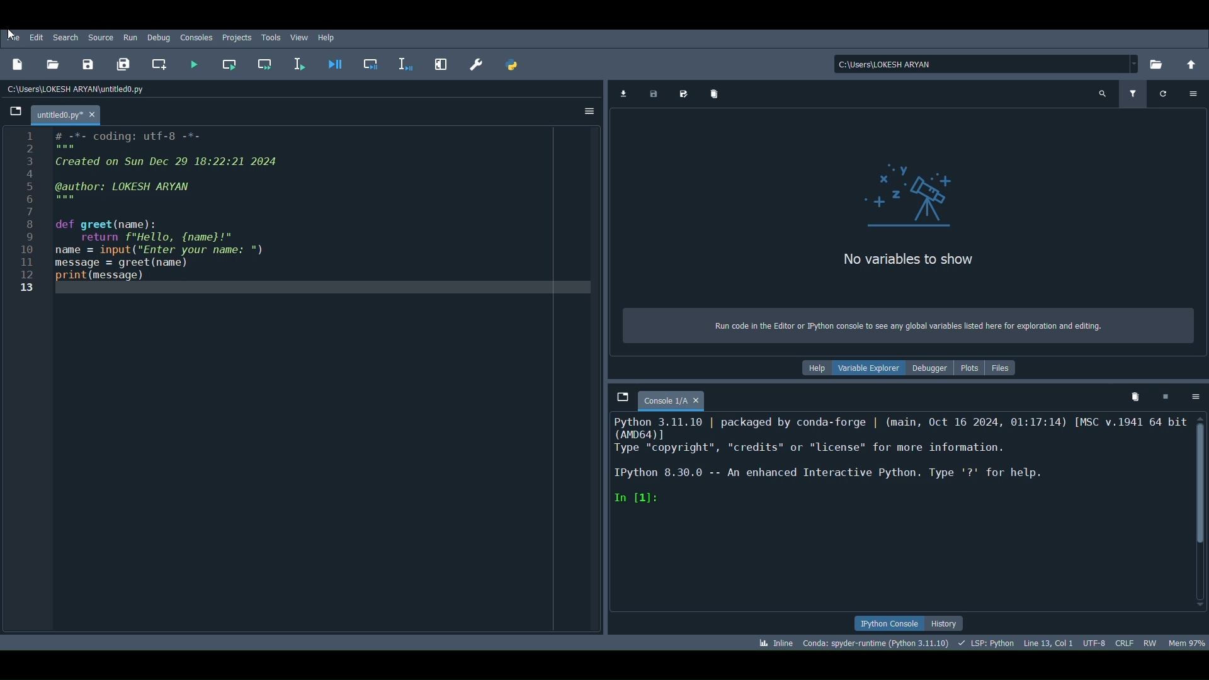 The image size is (1209, 680). What do you see at coordinates (620, 397) in the screenshot?
I see `Browse tabs` at bounding box center [620, 397].